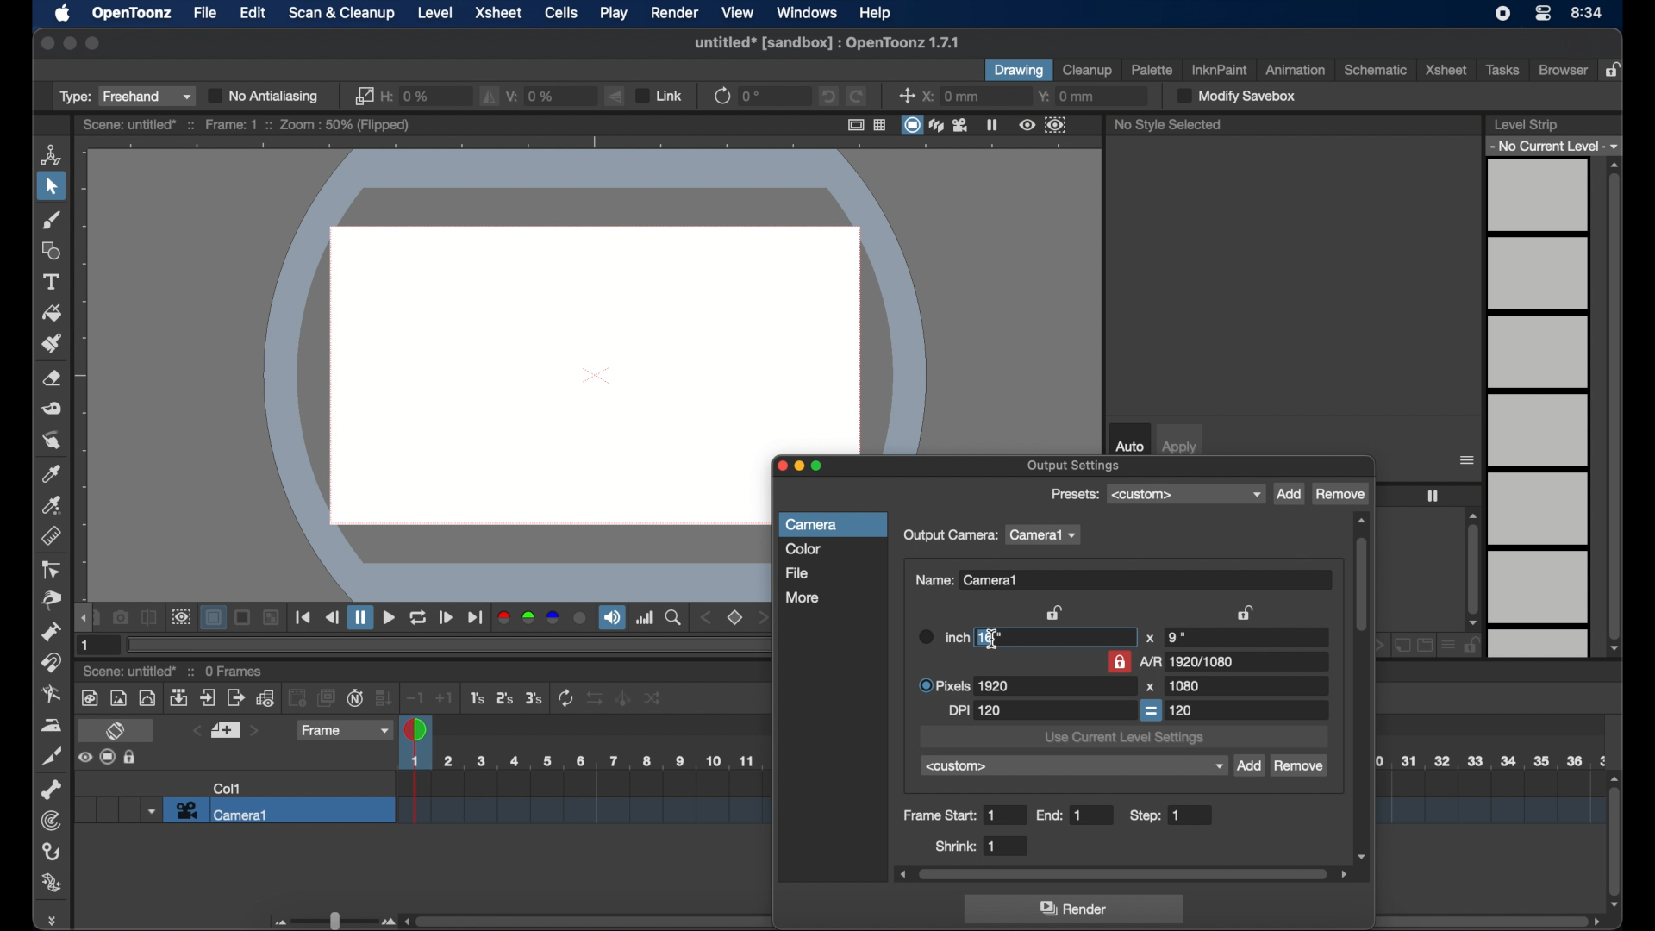 The image size is (1655, 931). I want to click on , so click(298, 697).